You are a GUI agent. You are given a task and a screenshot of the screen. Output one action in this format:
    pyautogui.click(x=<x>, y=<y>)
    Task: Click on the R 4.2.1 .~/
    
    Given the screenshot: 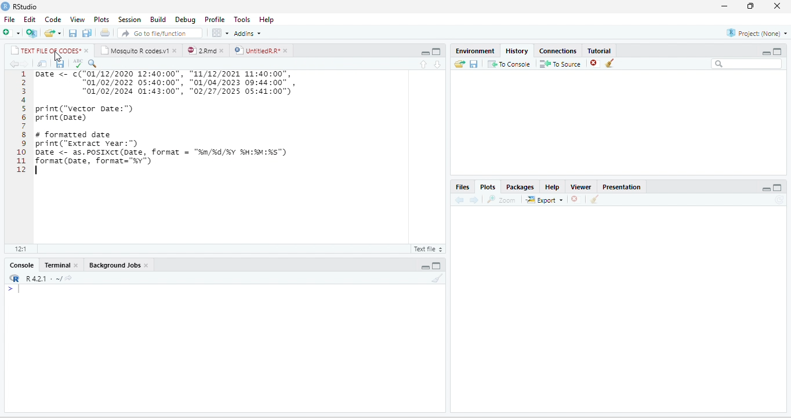 What is the action you would take?
    pyautogui.click(x=41, y=278)
    